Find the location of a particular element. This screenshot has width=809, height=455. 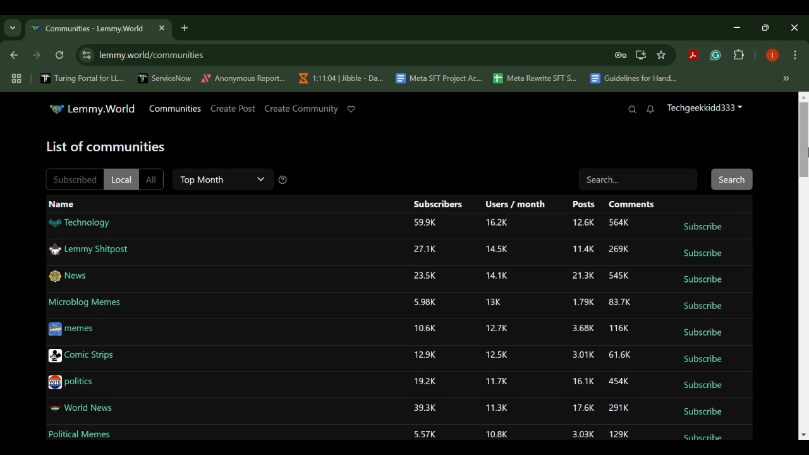

All Filter Unselected is located at coordinates (152, 178).